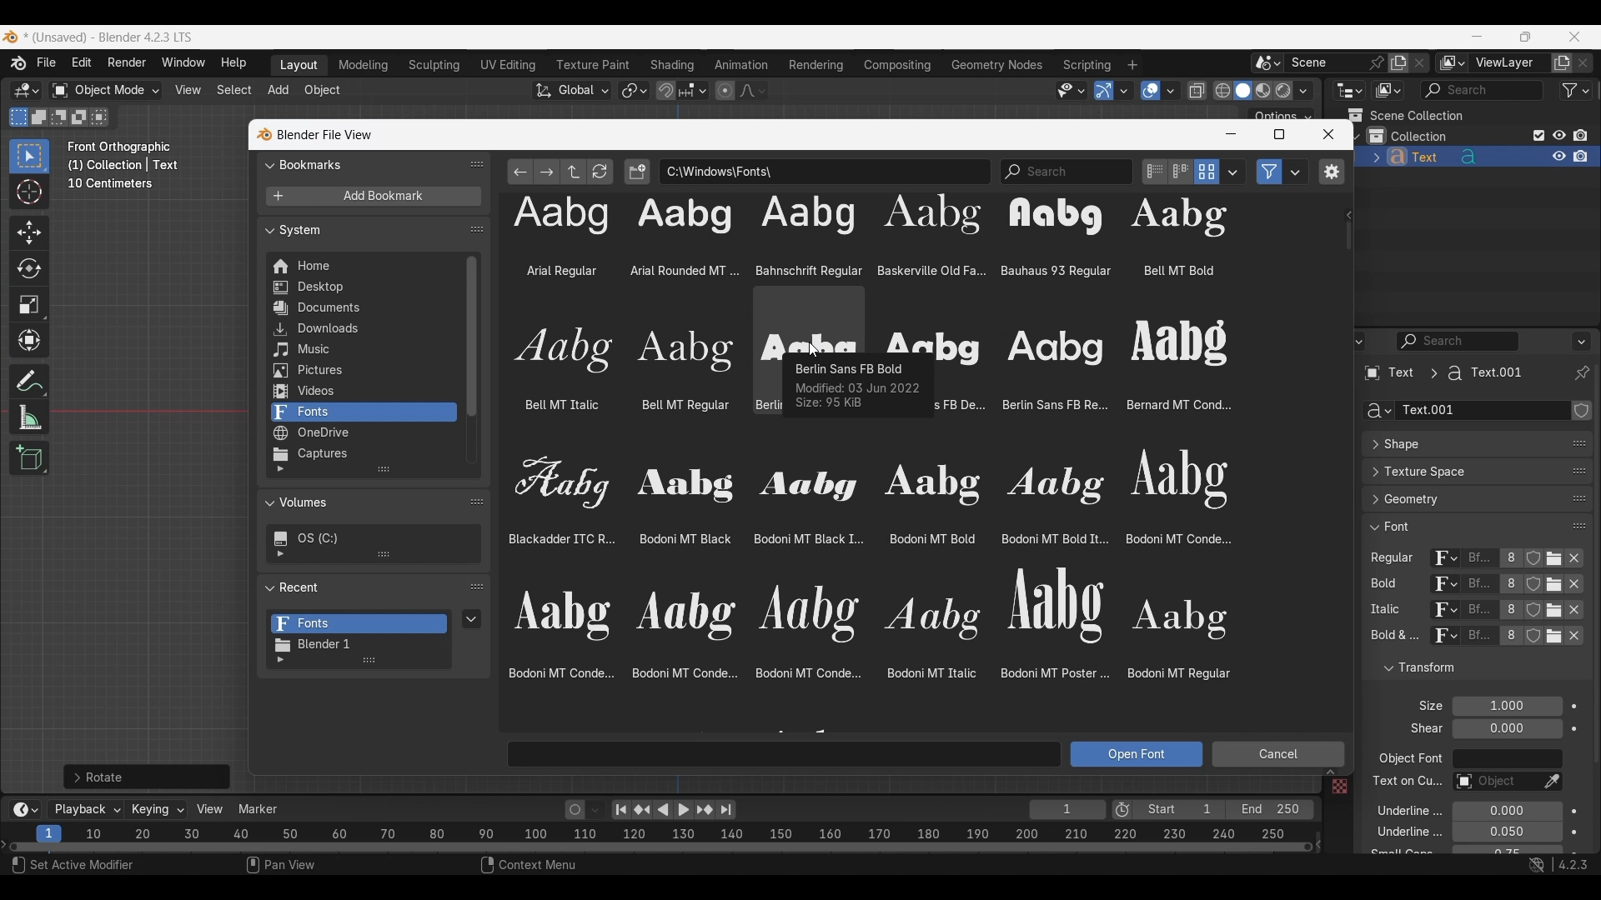  I want to click on Name view layer, so click(1509, 63).